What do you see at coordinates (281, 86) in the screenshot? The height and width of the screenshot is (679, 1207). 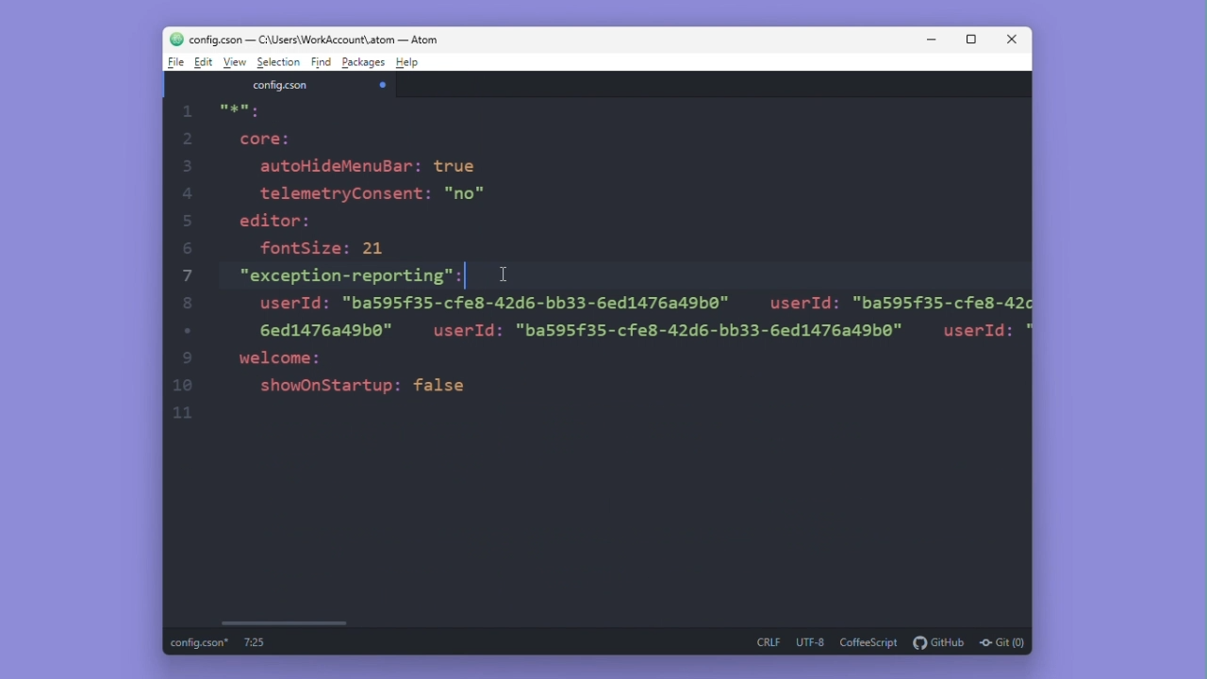 I see `File name` at bounding box center [281, 86].